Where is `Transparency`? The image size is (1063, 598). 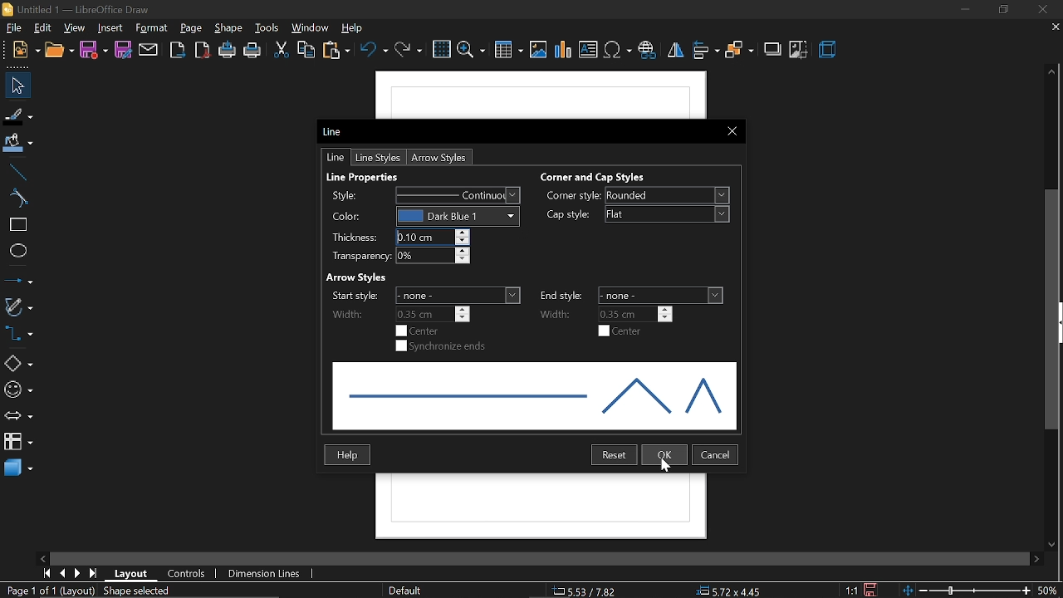 Transparency is located at coordinates (355, 257).